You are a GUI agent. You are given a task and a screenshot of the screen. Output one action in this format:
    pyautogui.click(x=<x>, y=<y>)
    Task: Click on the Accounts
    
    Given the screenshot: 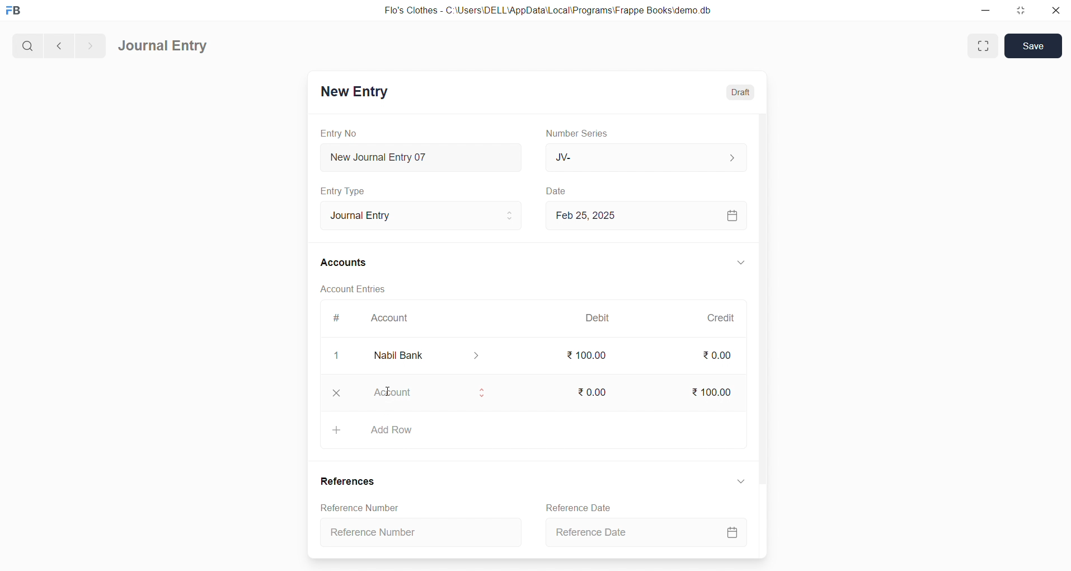 What is the action you would take?
    pyautogui.click(x=344, y=264)
    